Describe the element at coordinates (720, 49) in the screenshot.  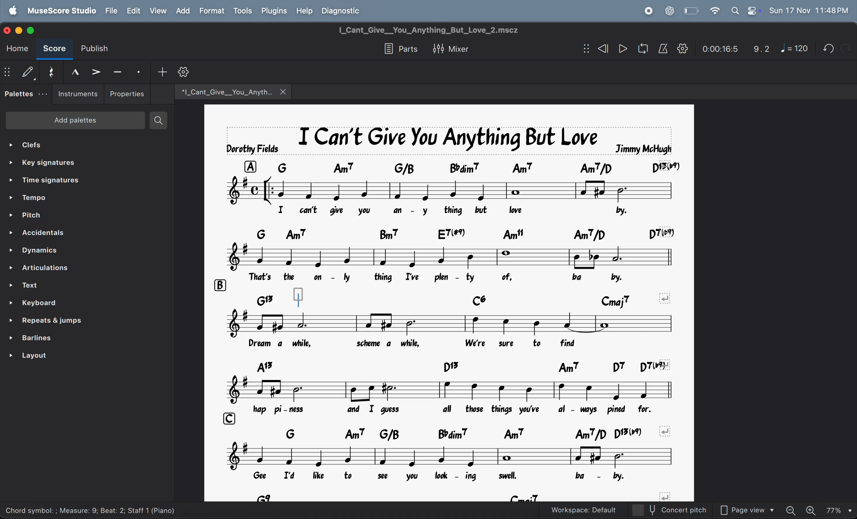
I see `0.00.24.0` at that location.